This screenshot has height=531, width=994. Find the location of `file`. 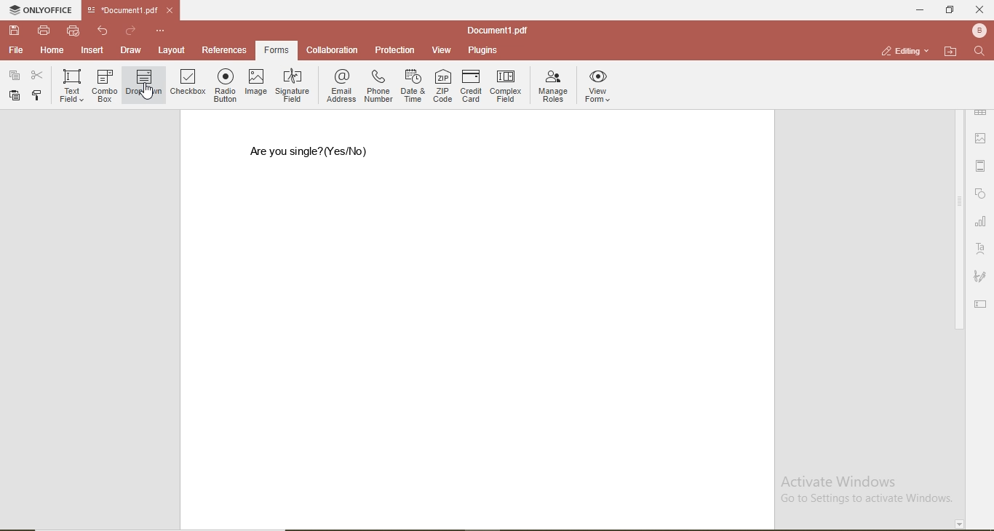

file is located at coordinates (17, 51).